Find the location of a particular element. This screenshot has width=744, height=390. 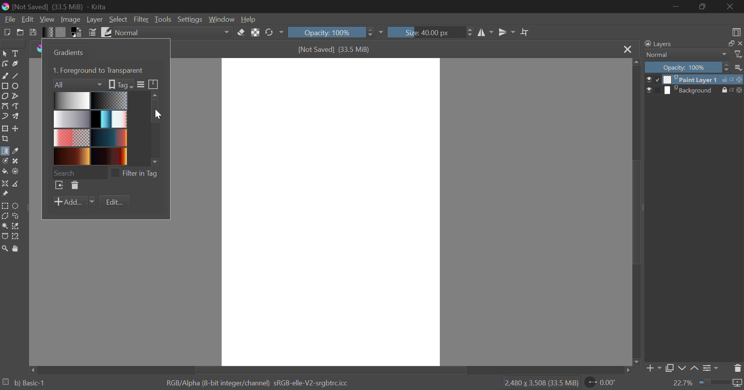

Tag is located at coordinates (120, 84).